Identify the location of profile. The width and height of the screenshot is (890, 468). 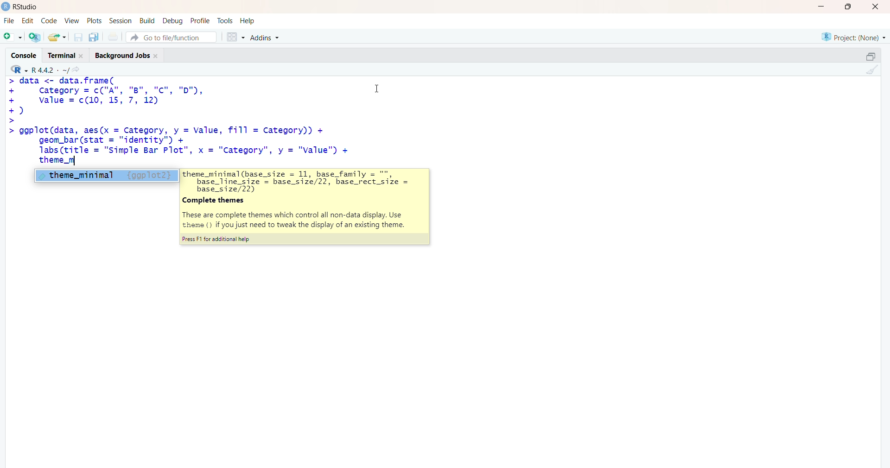
(199, 21).